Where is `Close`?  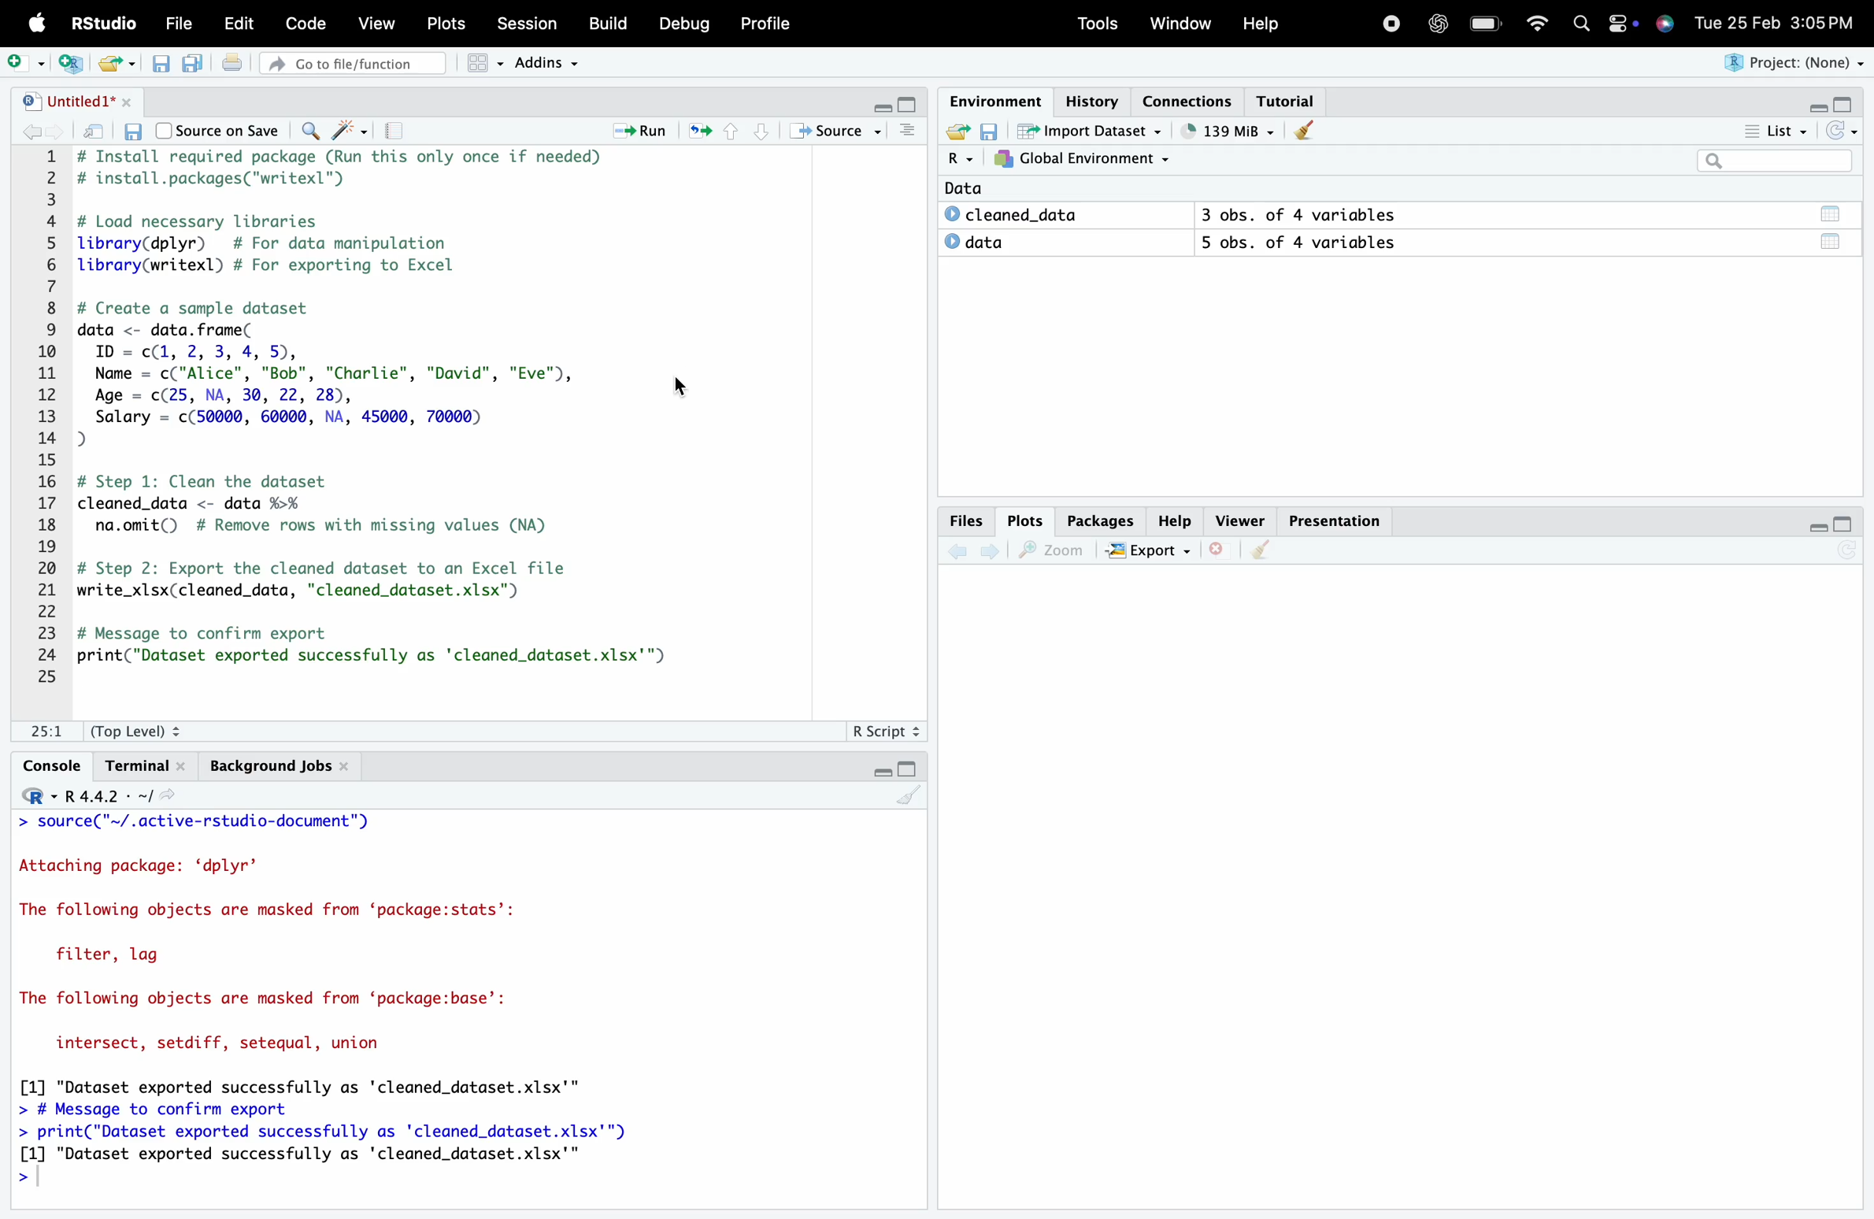 Close is located at coordinates (1222, 550).